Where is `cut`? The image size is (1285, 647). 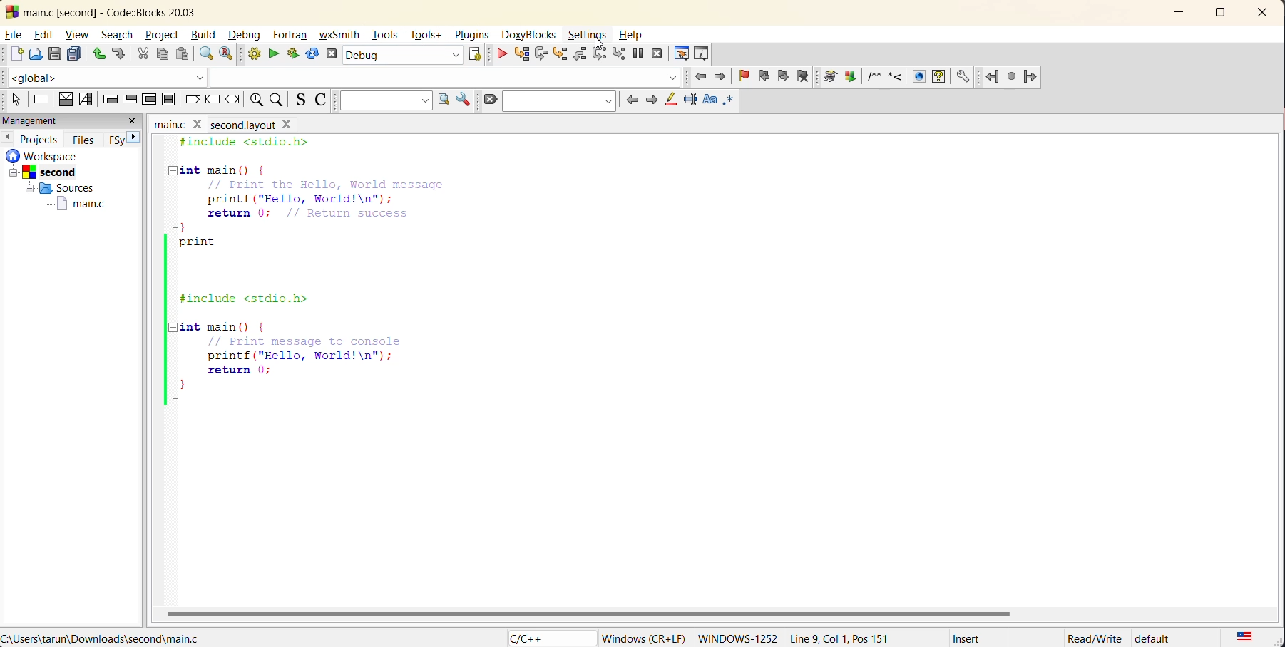
cut is located at coordinates (140, 53).